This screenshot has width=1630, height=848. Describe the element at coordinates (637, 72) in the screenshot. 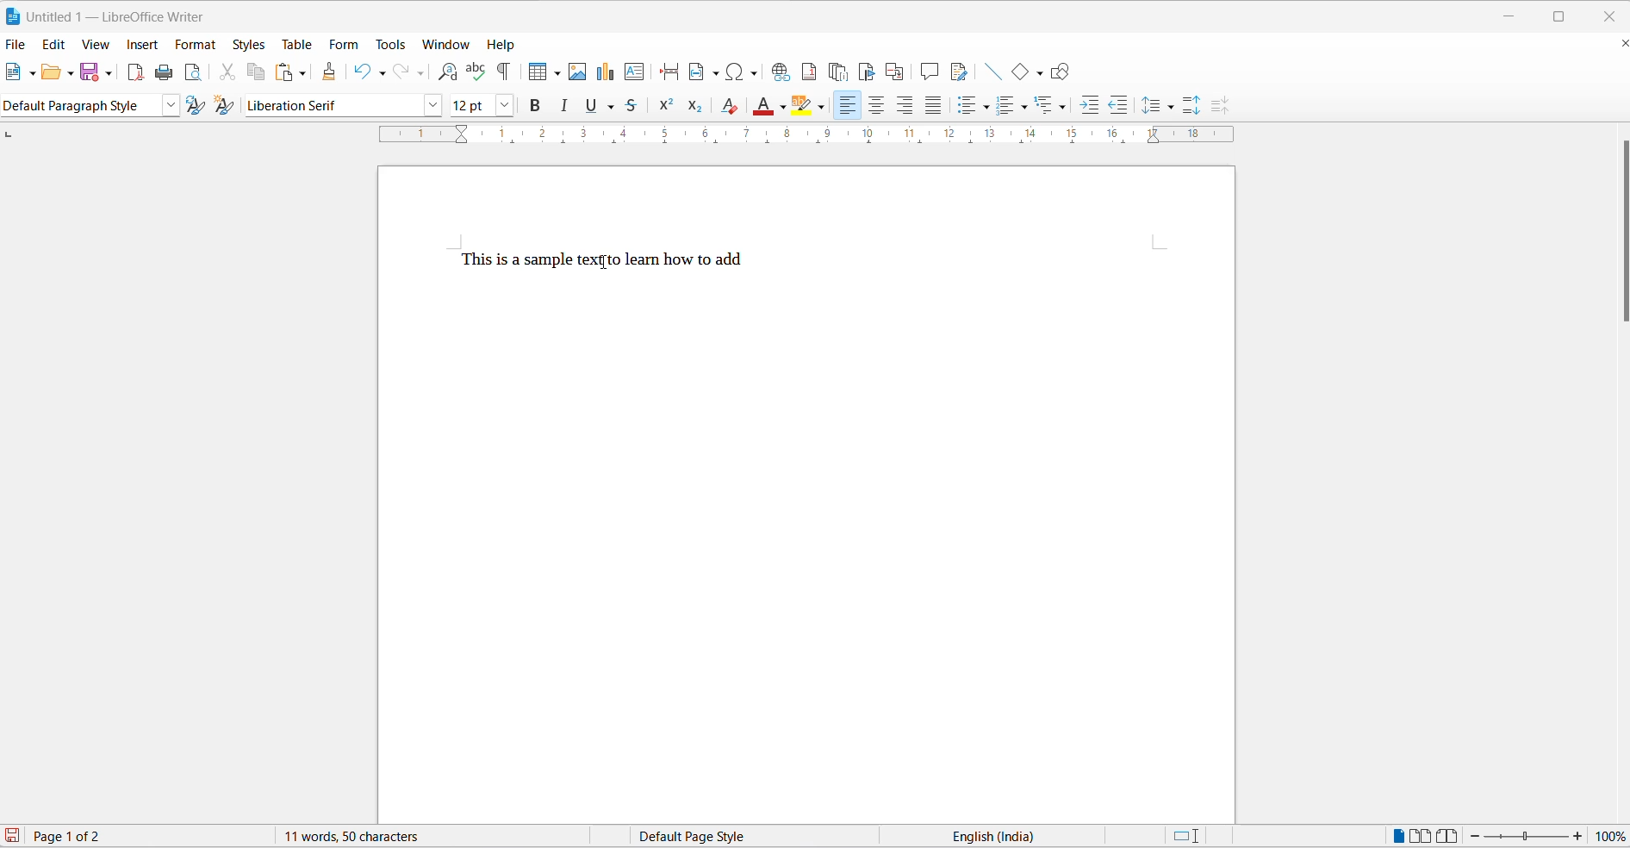

I see `add text` at that location.